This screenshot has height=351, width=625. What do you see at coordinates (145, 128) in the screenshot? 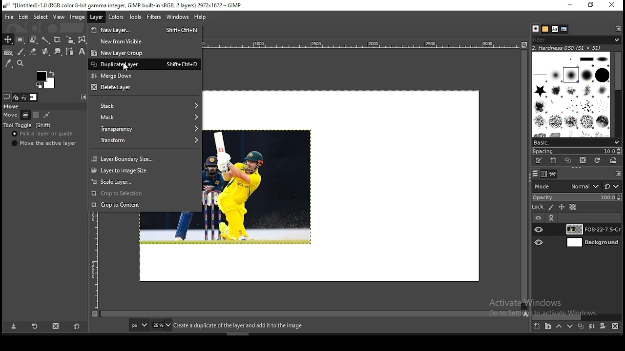
I see `transperancy` at bounding box center [145, 128].